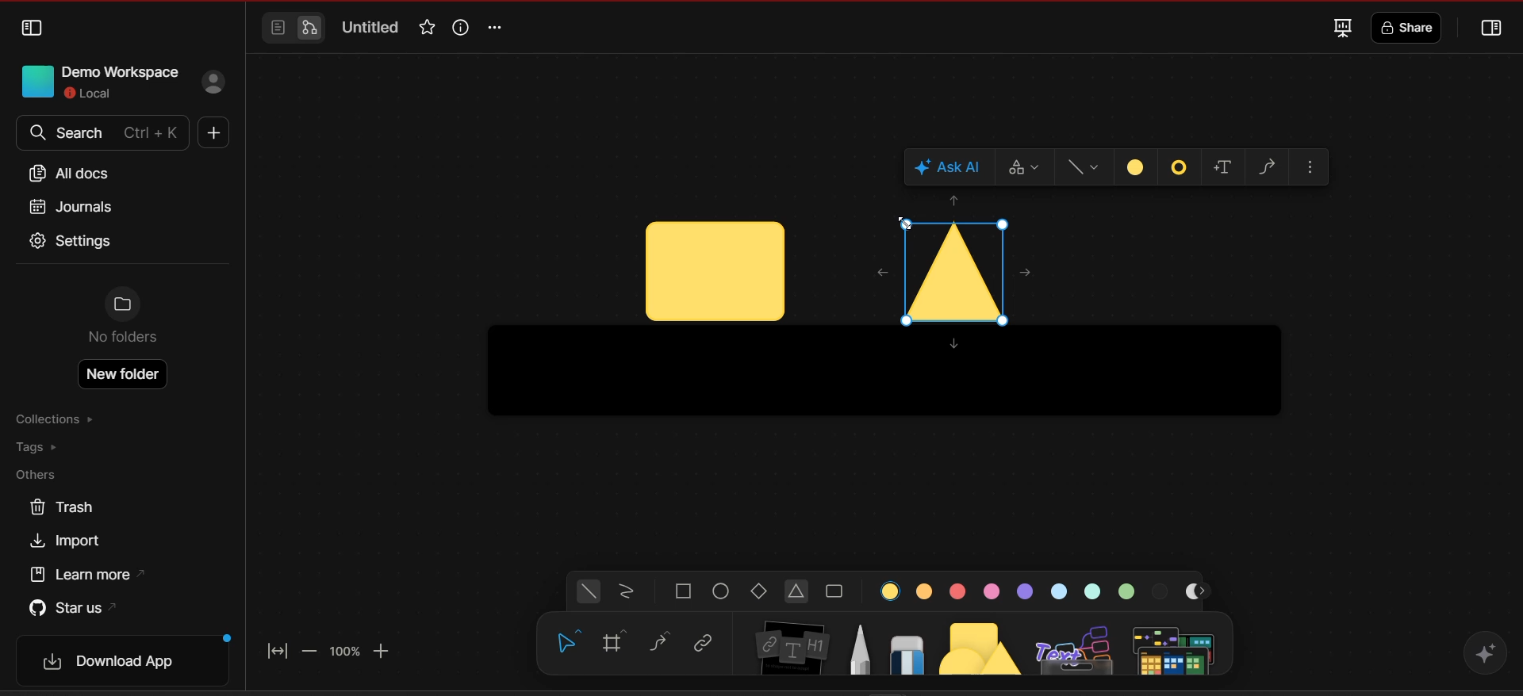 The width and height of the screenshot is (1523, 696). What do you see at coordinates (951, 167) in the screenshot?
I see `ask AI` at bounding box center [951, 167].